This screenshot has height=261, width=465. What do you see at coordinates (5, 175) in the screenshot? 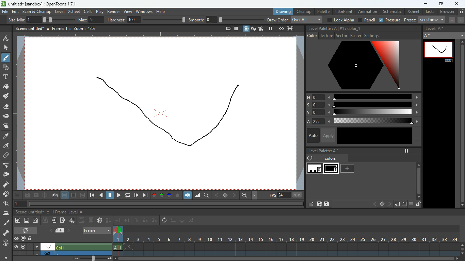
I see `pick` at bounding box center [5, 175].